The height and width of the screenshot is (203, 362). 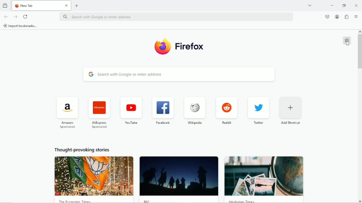 What do you see at coordinates (356, 5) in the screenshot?
I see `Close` at bounding box center [356, 5].